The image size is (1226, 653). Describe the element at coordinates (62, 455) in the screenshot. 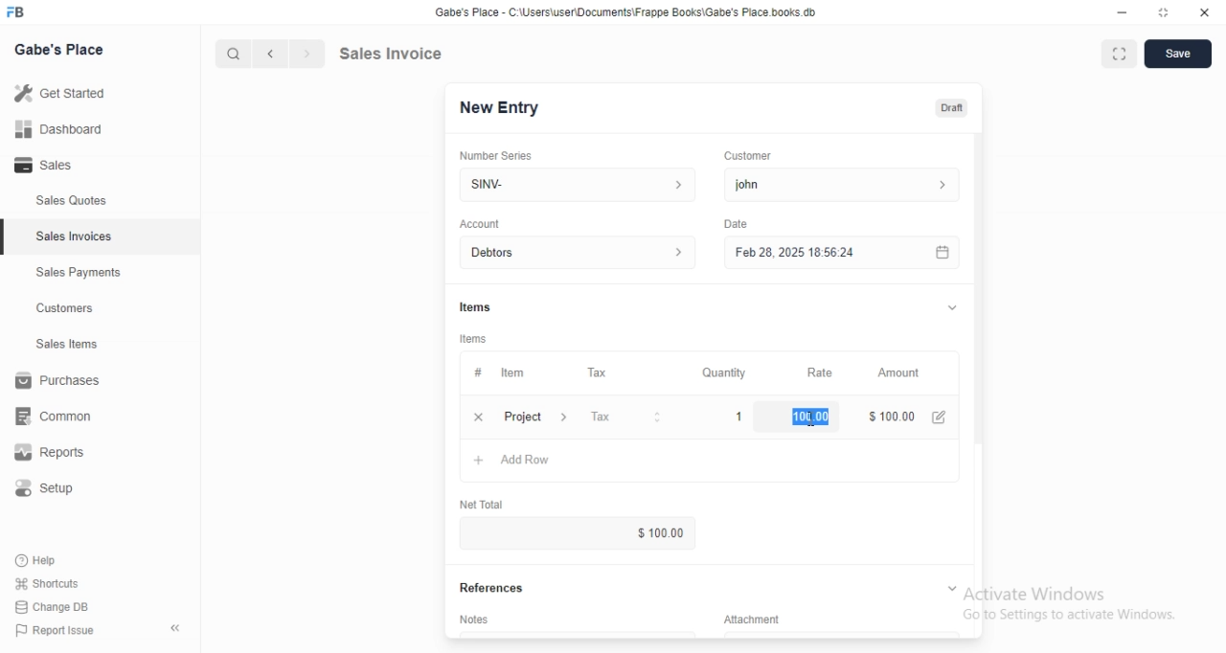

I see `Reports` at that location.